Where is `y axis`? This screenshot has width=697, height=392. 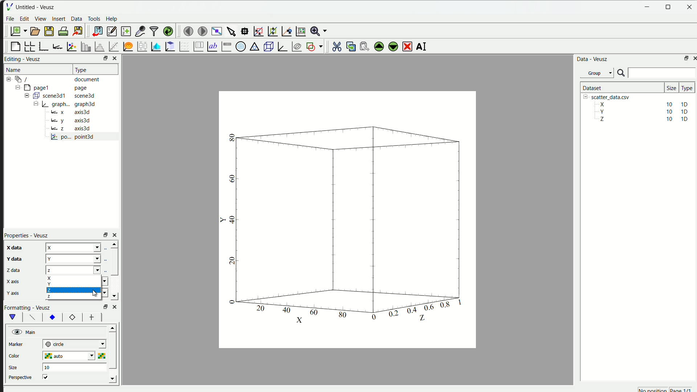
y axis is located at coordinates (13, 291).